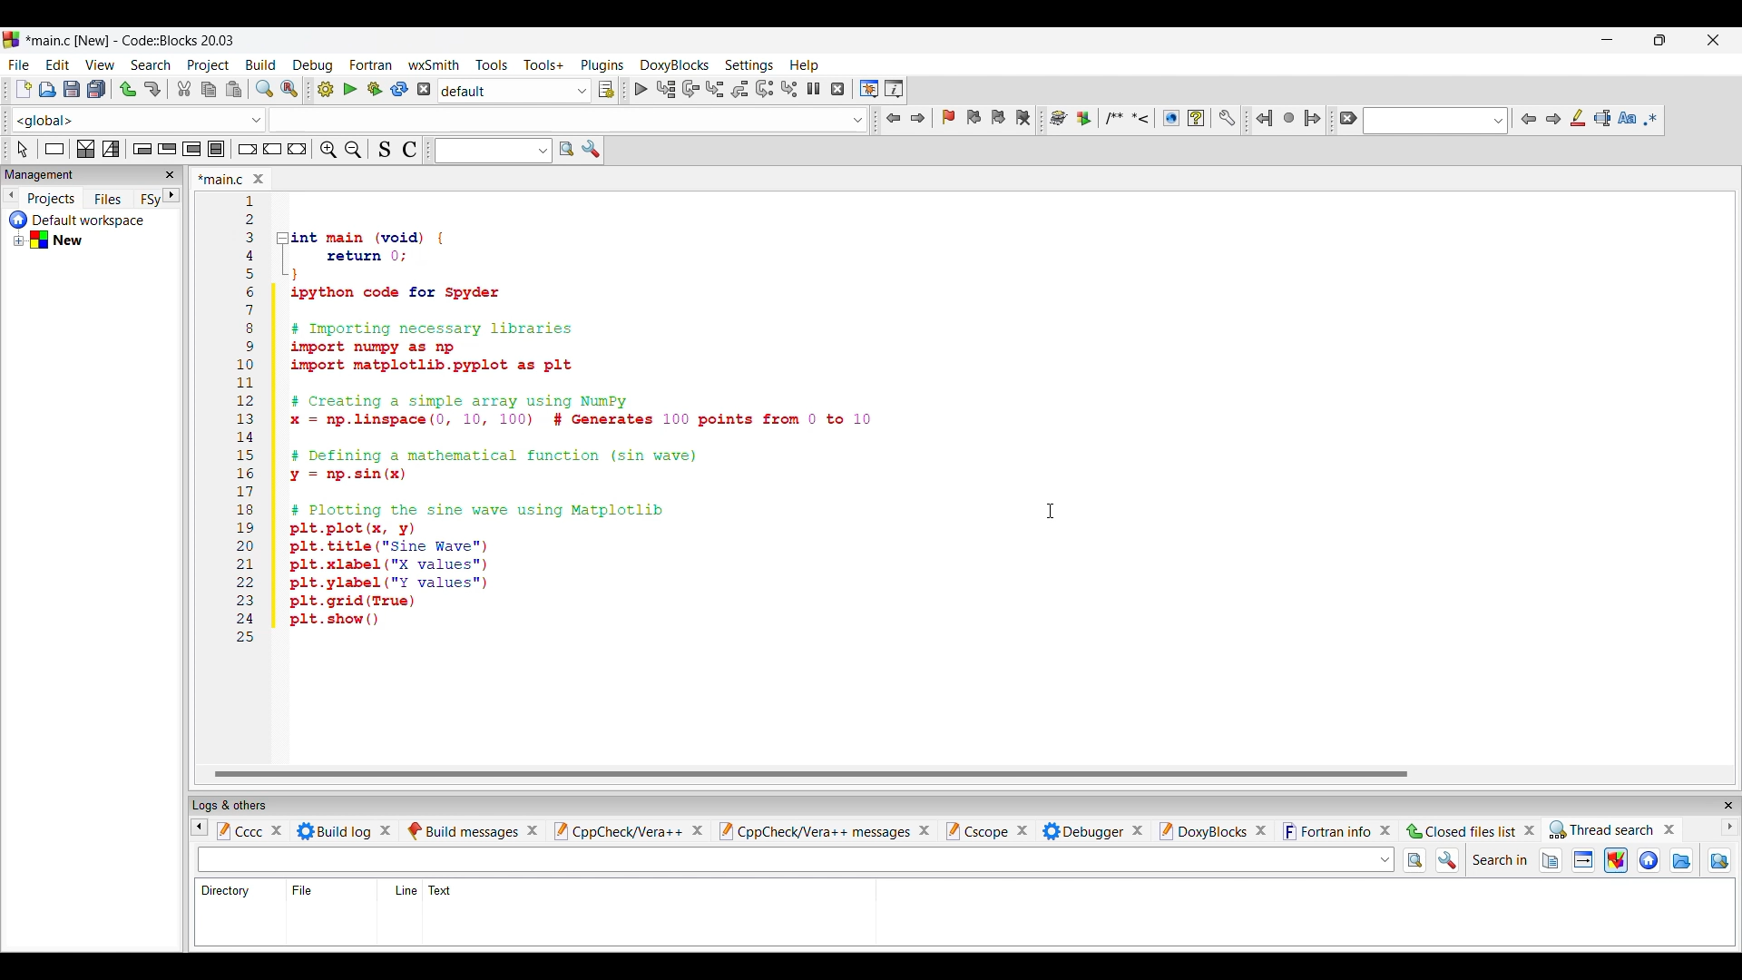  I want to click on Block instruction, so click(218, 148).